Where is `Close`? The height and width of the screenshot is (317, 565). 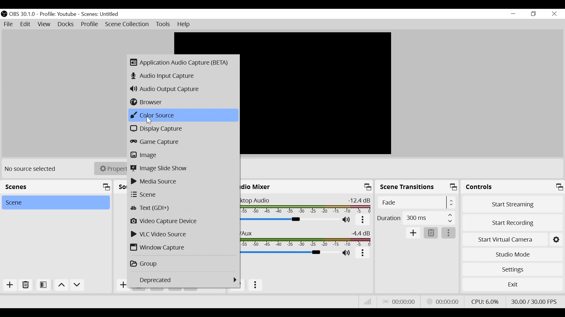 Close is located at coordinates (554, 14).